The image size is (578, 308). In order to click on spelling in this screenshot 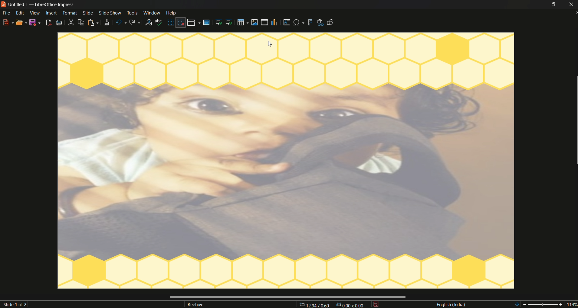, I will do `click(159, 22)`.